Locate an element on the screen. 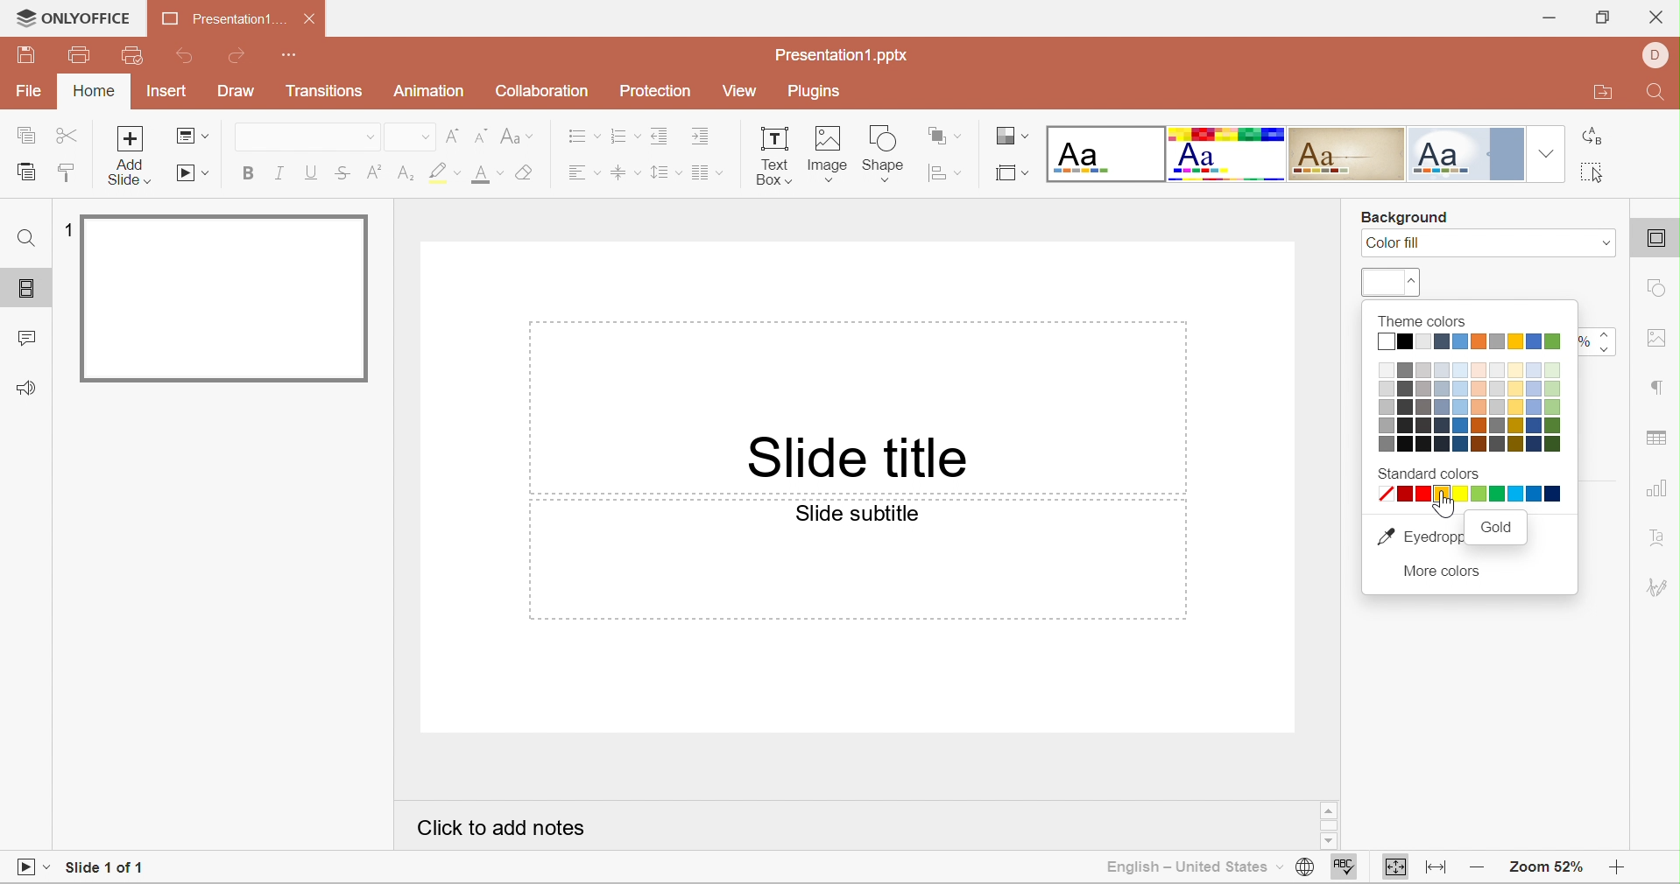  English - United States is located at coordinates (1182, 868).